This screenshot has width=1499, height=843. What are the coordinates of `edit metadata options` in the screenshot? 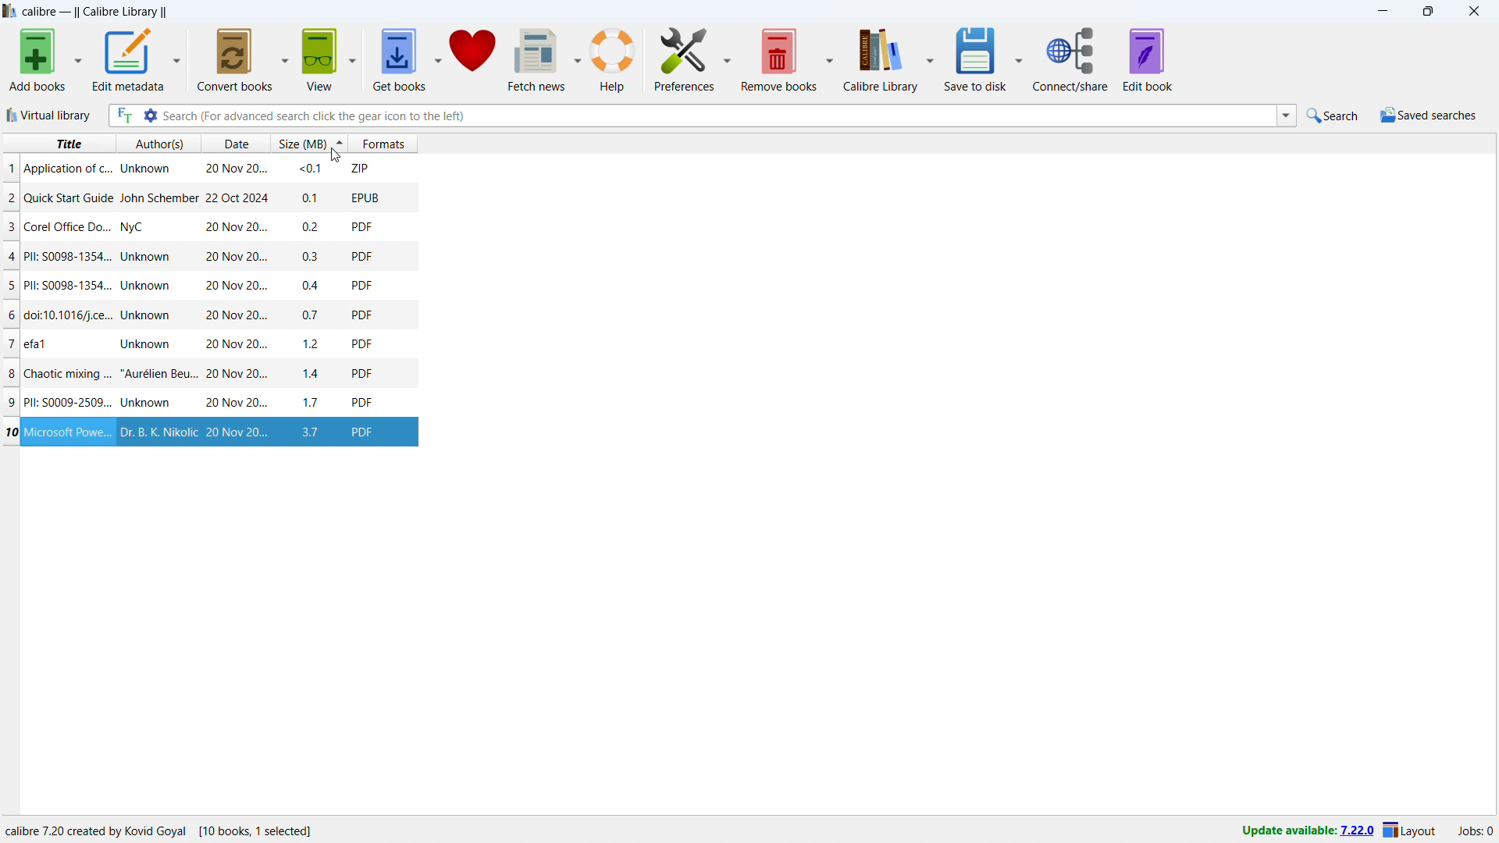 It's located at (177, 59).